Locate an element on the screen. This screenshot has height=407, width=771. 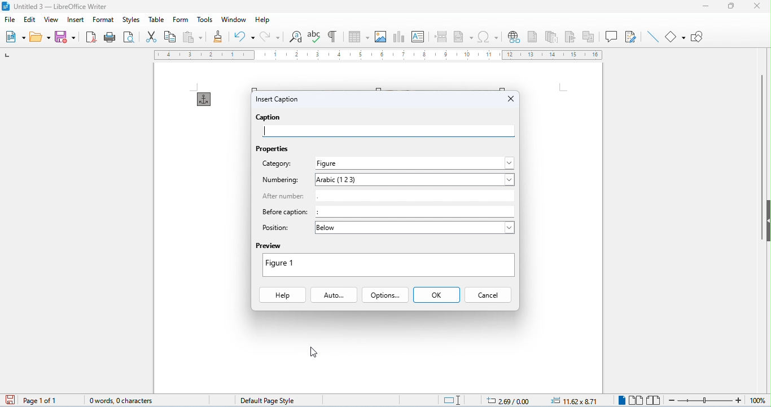
auto is located at coordinates (335, 295).